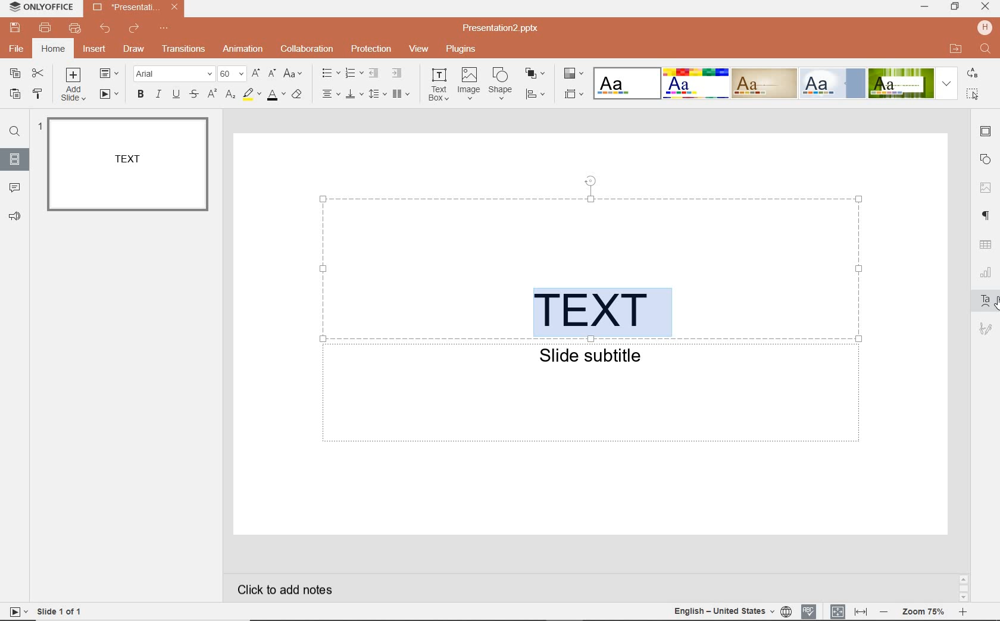 The height and width of the screenshot is (621, 1000). I want to click on PARAGRAPH SETTINGS, so click(987, 215).